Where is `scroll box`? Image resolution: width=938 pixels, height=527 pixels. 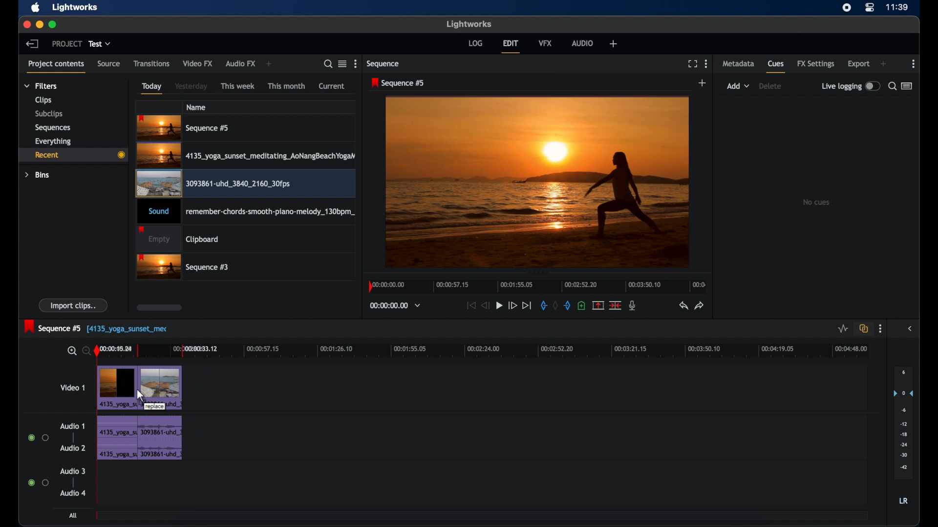 scroll box is located at coordinates (159, 307).